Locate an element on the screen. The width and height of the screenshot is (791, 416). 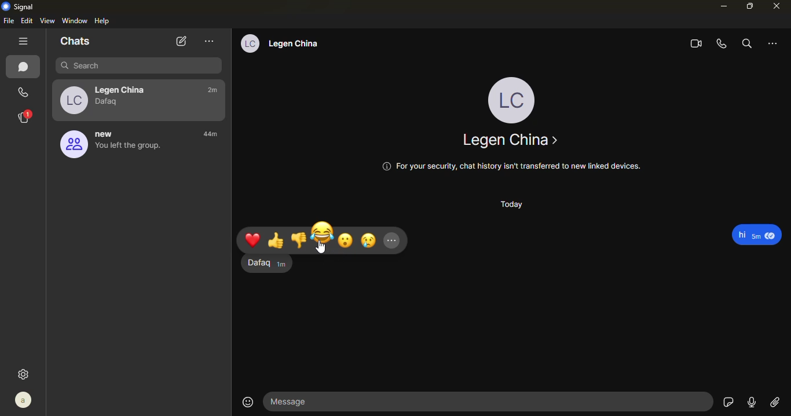
Legan china- is located at coordinates (123, 87).